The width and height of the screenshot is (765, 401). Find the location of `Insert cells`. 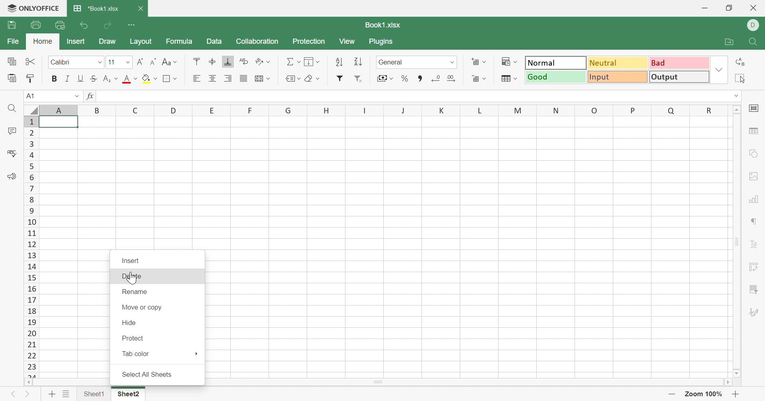

Insert cells is located at coordinates (475, 62).